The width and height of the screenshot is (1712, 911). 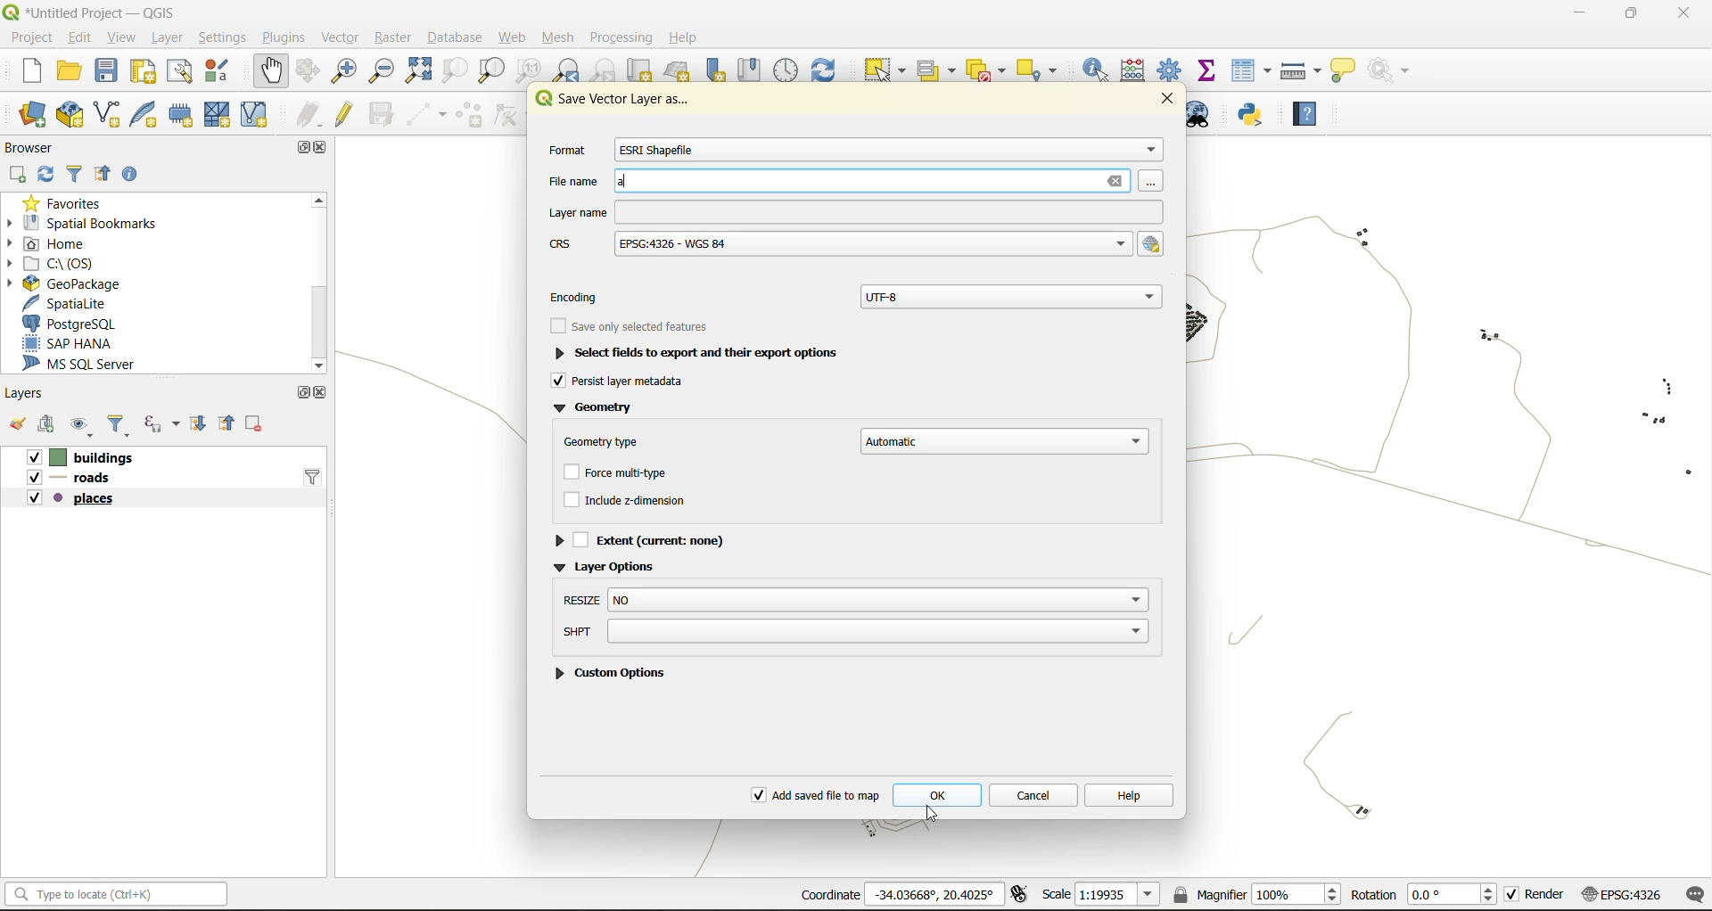 I want to click on c\:os, so click(x=70, y=262).